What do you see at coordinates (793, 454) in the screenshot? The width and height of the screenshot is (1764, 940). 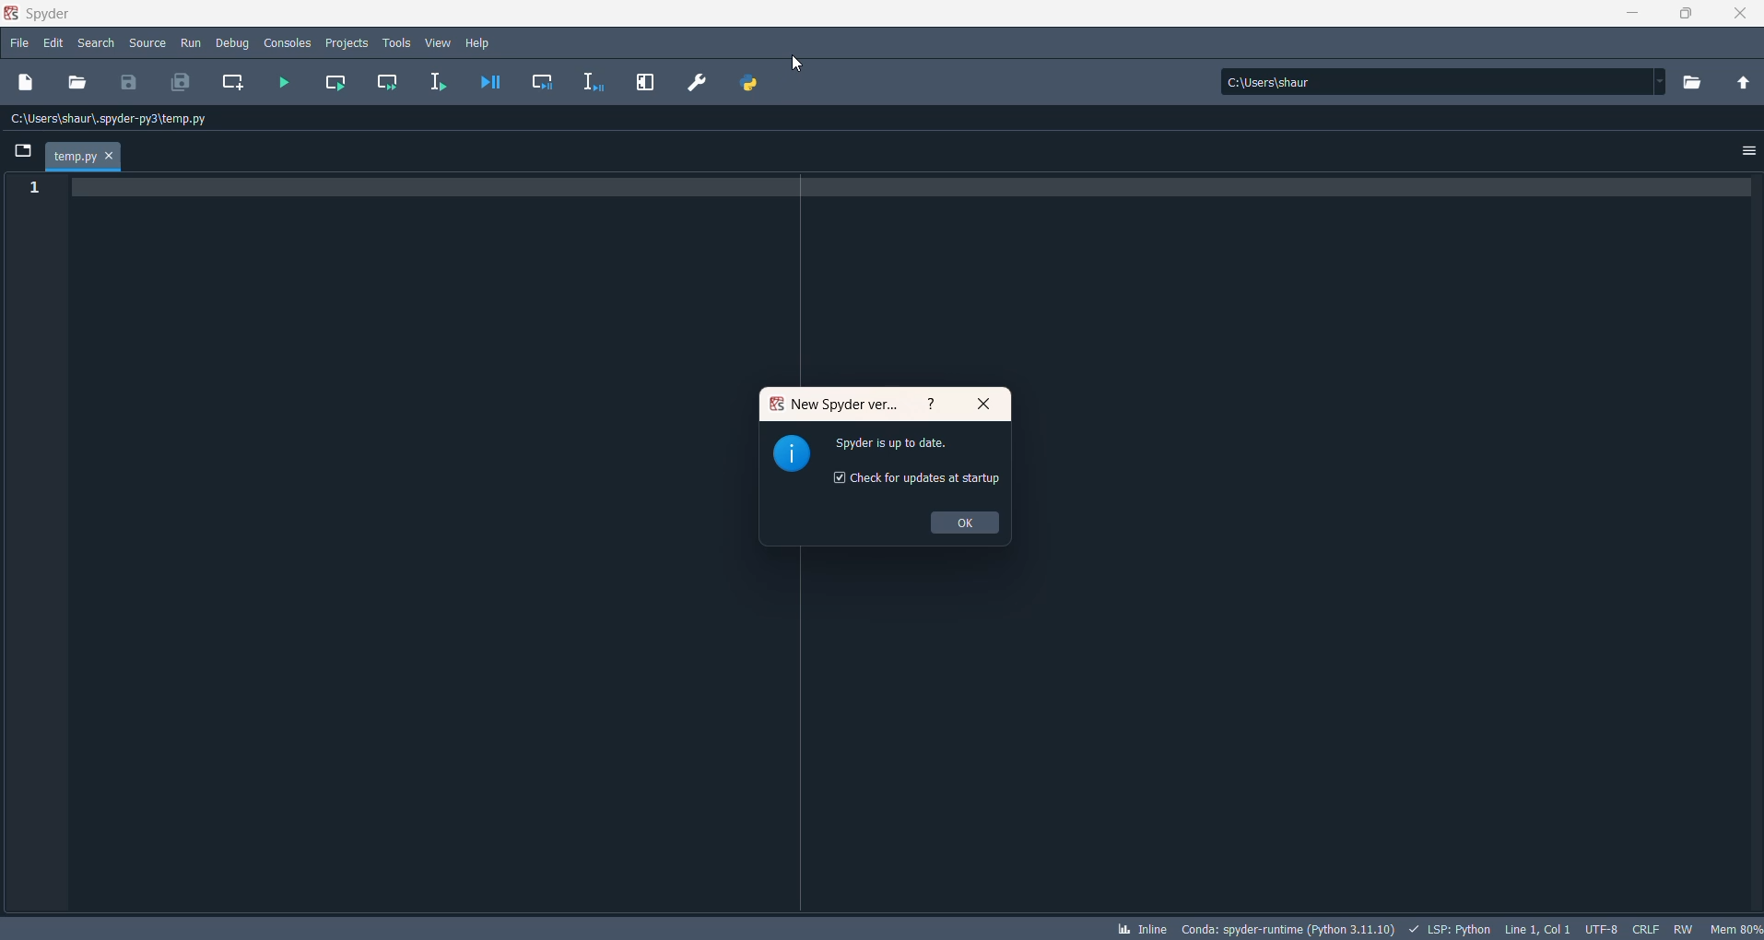 I see `logo` at bounding box center [793, 454].